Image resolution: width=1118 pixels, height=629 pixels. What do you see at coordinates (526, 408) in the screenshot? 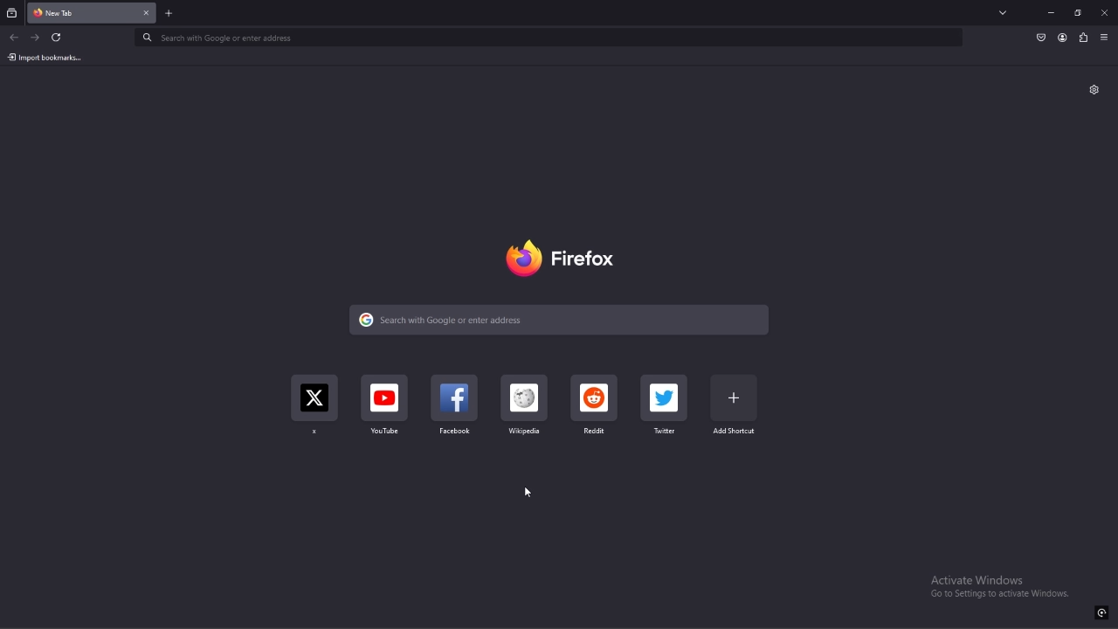
I see `wikipedia` at bounding box center [526, 408].